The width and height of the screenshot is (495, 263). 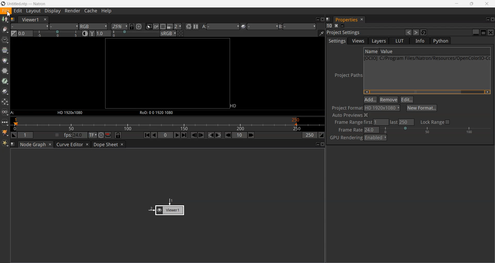 I want to click on Views, so click(x=5, y=112).